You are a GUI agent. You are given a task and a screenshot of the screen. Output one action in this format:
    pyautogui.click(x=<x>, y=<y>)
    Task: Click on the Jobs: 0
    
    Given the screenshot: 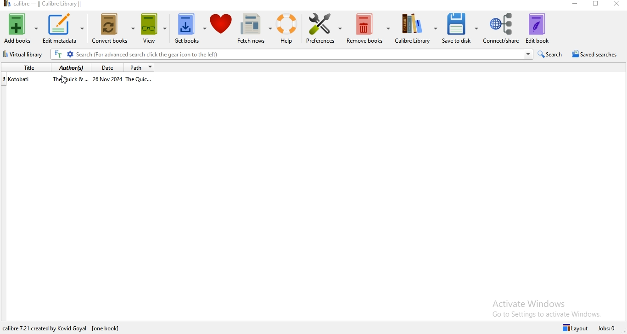 What is the action you would take?
    pyautogui.click(x=608, y=328)
    